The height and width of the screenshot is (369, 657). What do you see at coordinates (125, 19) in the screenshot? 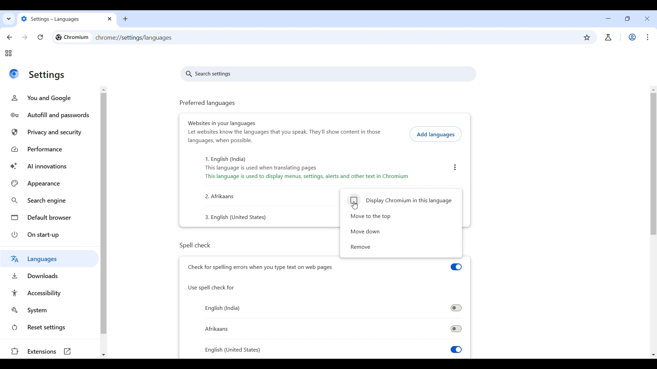
I see `add new tab` at bounding box center [125, 19].